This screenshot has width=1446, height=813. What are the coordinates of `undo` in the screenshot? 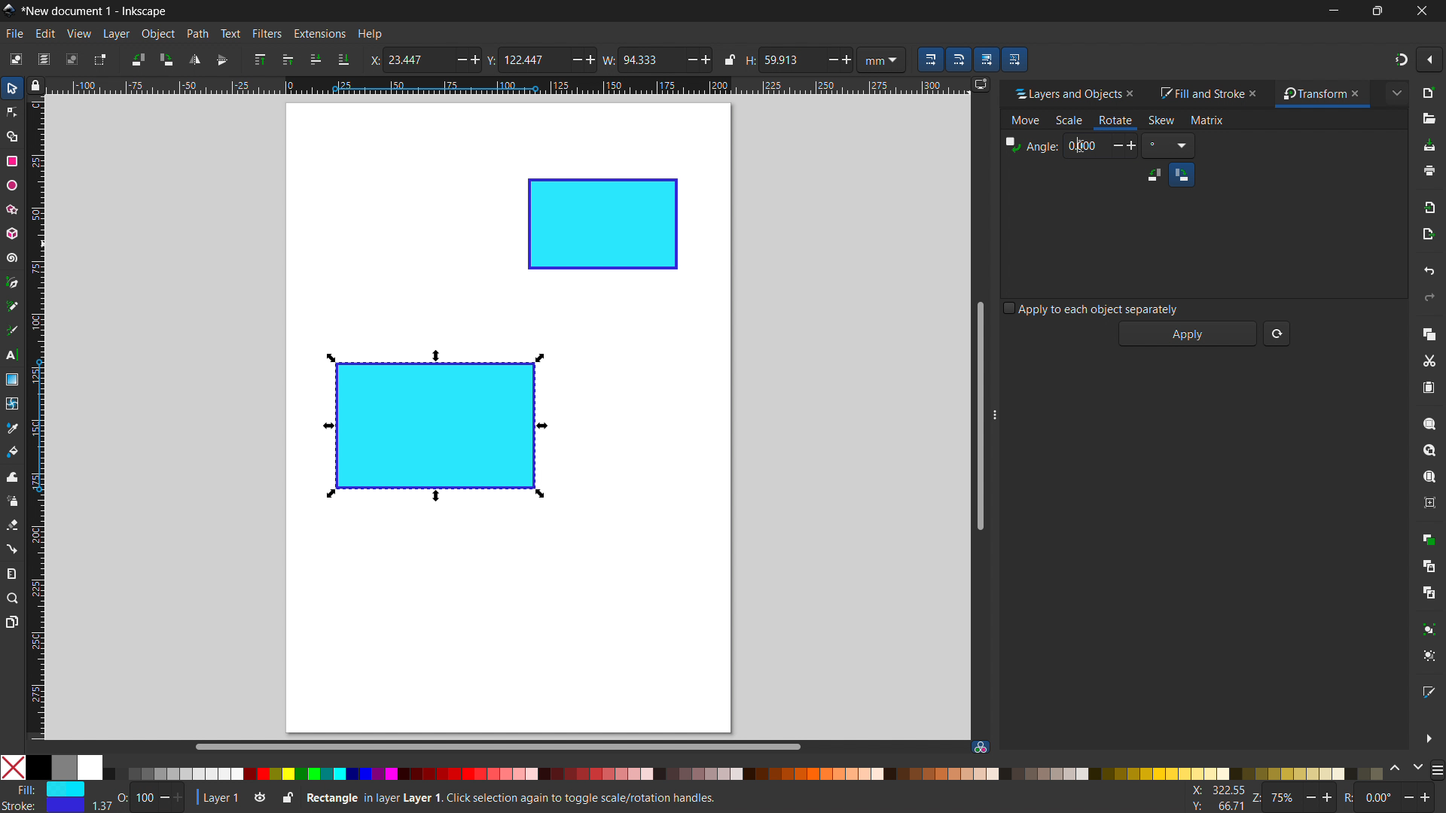 It's located at (1429, 270).